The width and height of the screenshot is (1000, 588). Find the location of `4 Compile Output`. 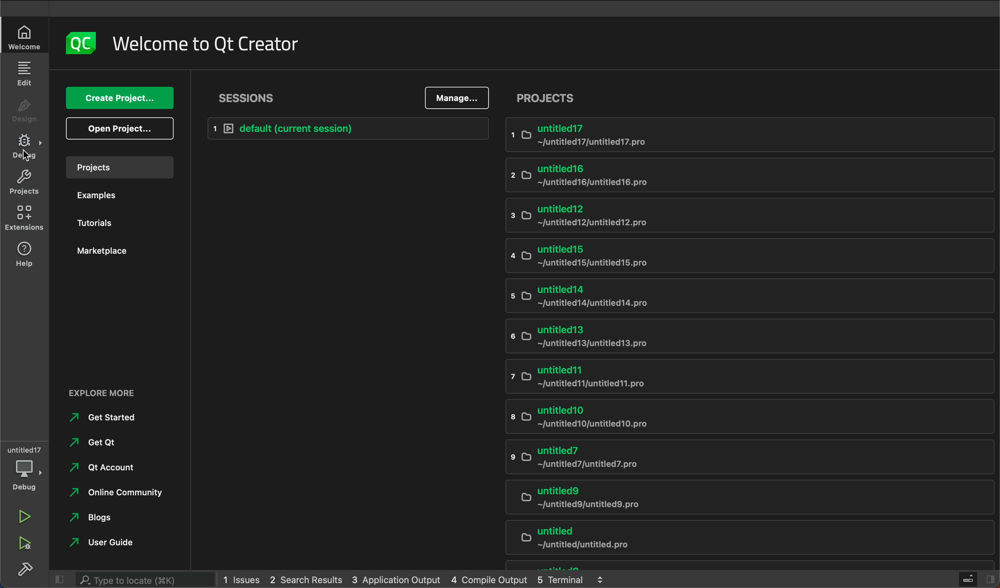

4 Compile Output is located at coordinates (489, 579).